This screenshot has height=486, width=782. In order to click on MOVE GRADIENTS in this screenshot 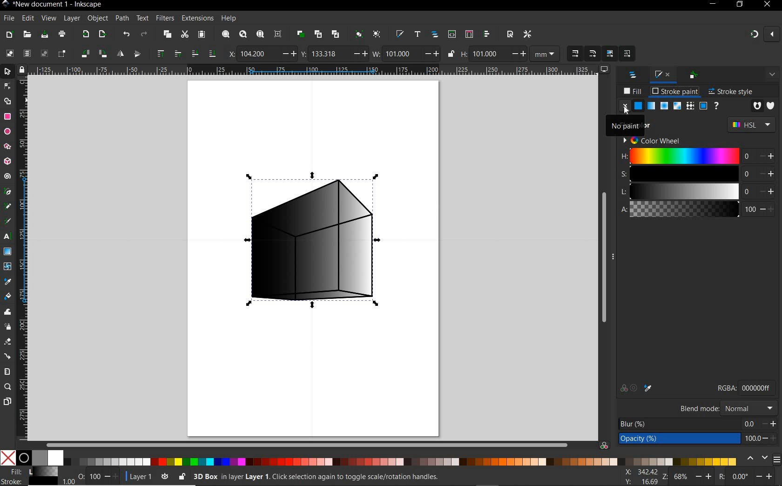, I will do `click(610, 53)`.